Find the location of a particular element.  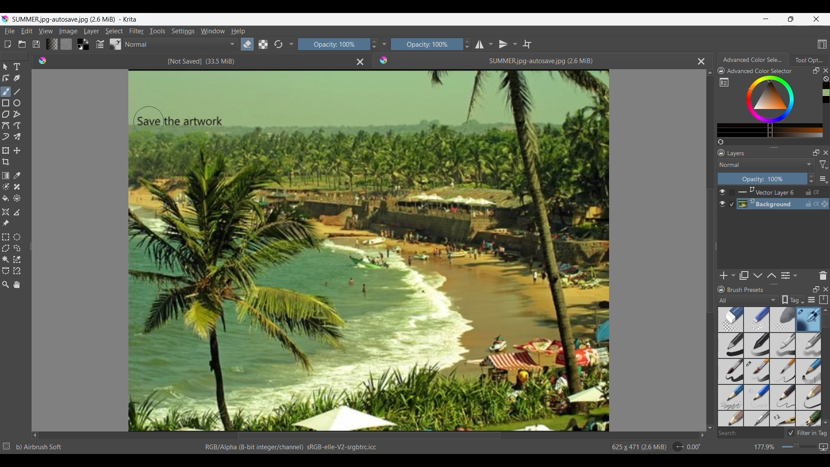

Move layer up is located at coordinates (772, 275).